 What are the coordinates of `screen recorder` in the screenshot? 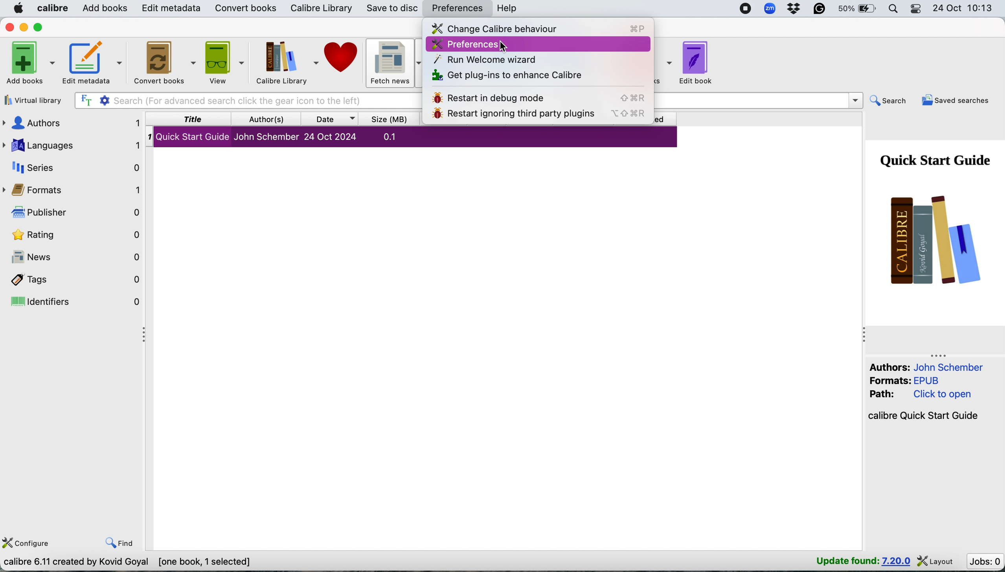 It's located at (744, 8).